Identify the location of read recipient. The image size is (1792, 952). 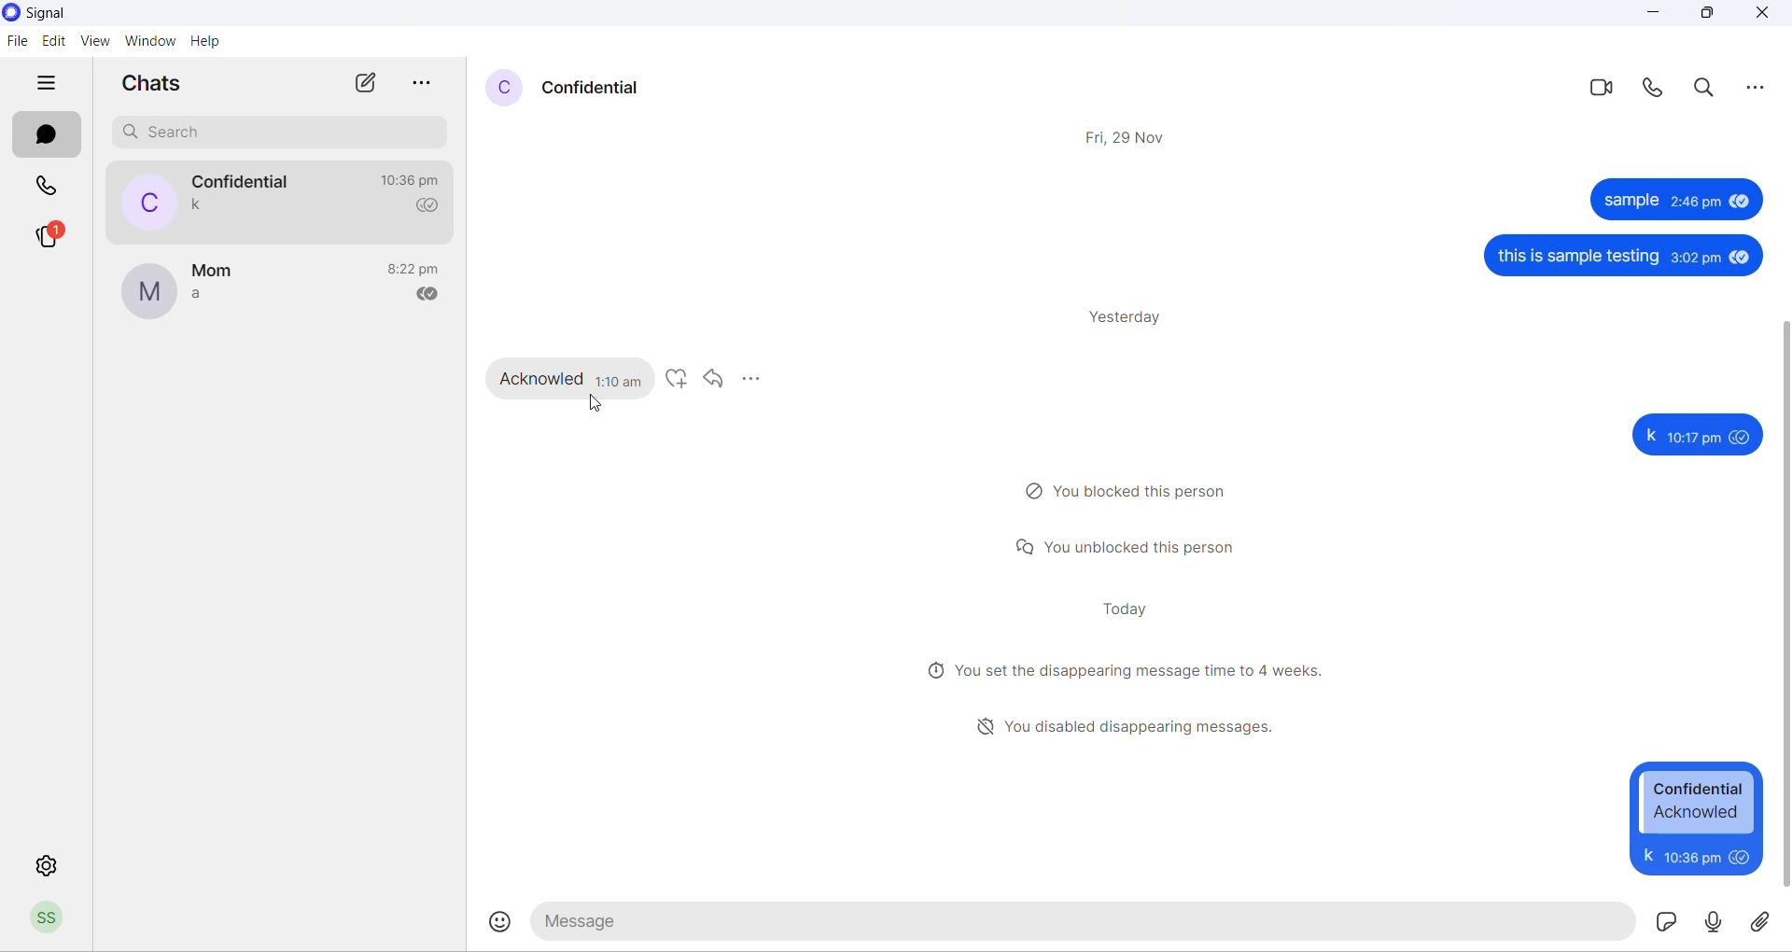
(432, 207).